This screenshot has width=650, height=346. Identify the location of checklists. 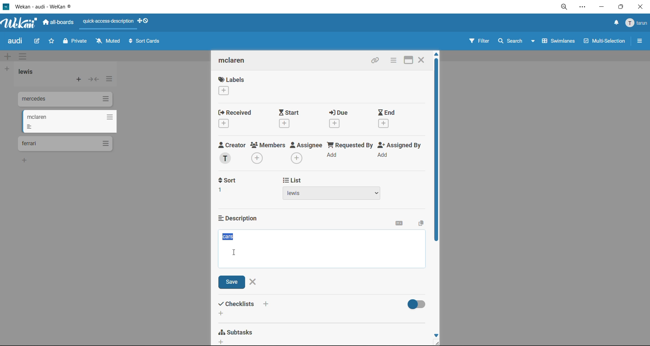
(245, 308).